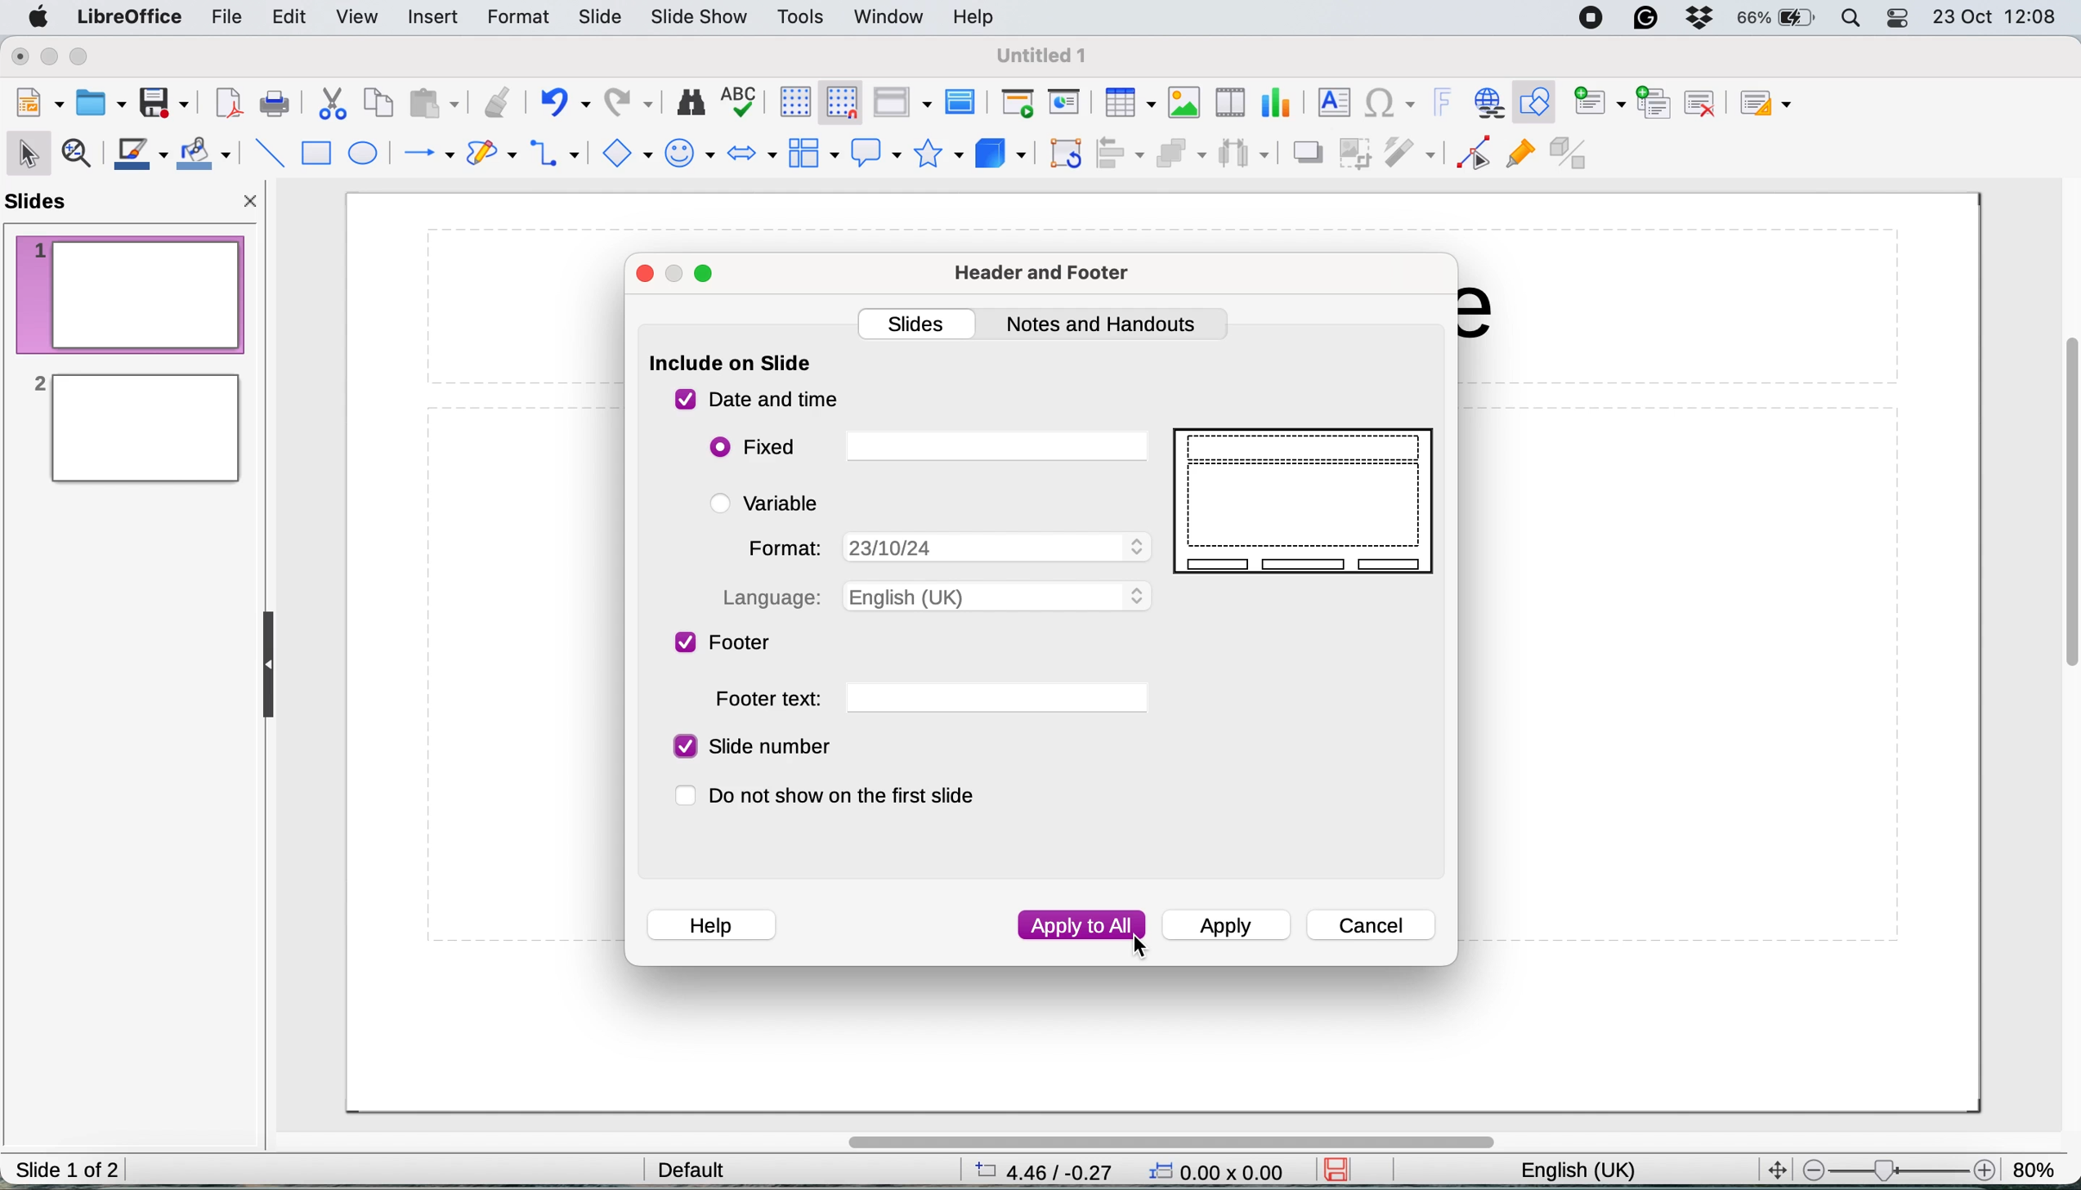 The image size is (2081, 1190). What do you see at coordinates (1358, 152) in the screenshot?
I see `crop image` at bounding box center [1358, 152].